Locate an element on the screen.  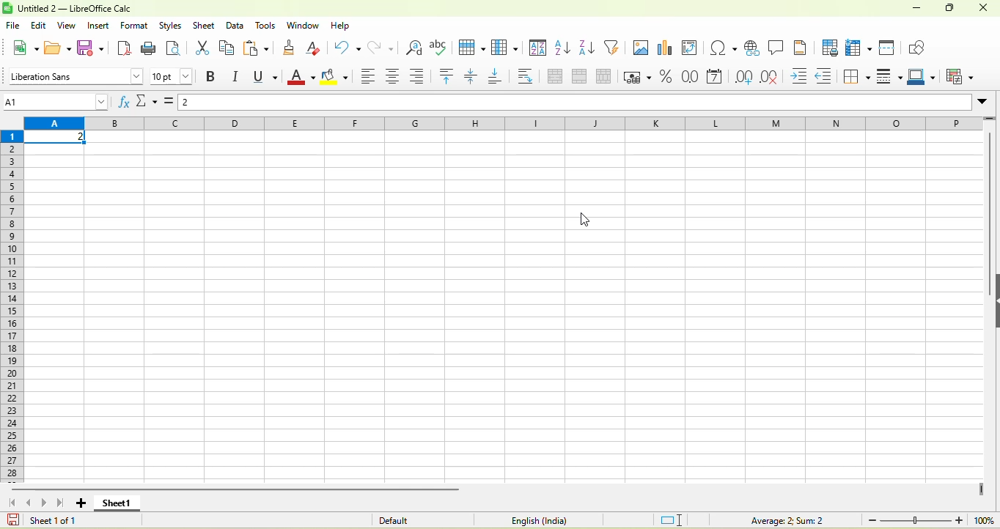
height is located at coordinates (993, 302).